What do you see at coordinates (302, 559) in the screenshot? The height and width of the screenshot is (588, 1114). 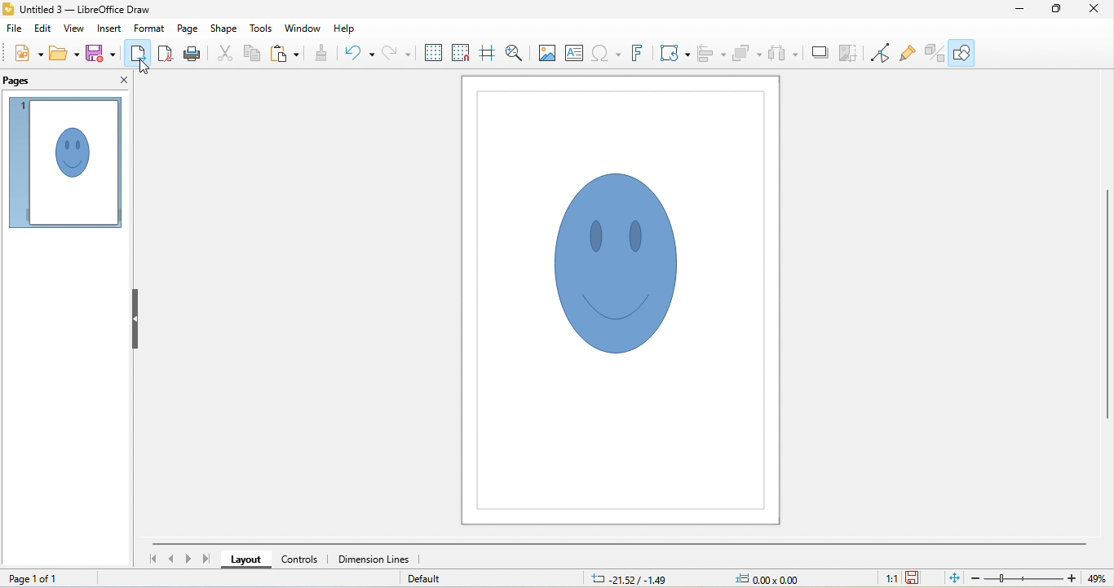 I see `controls` at bounding box center [302, 559].